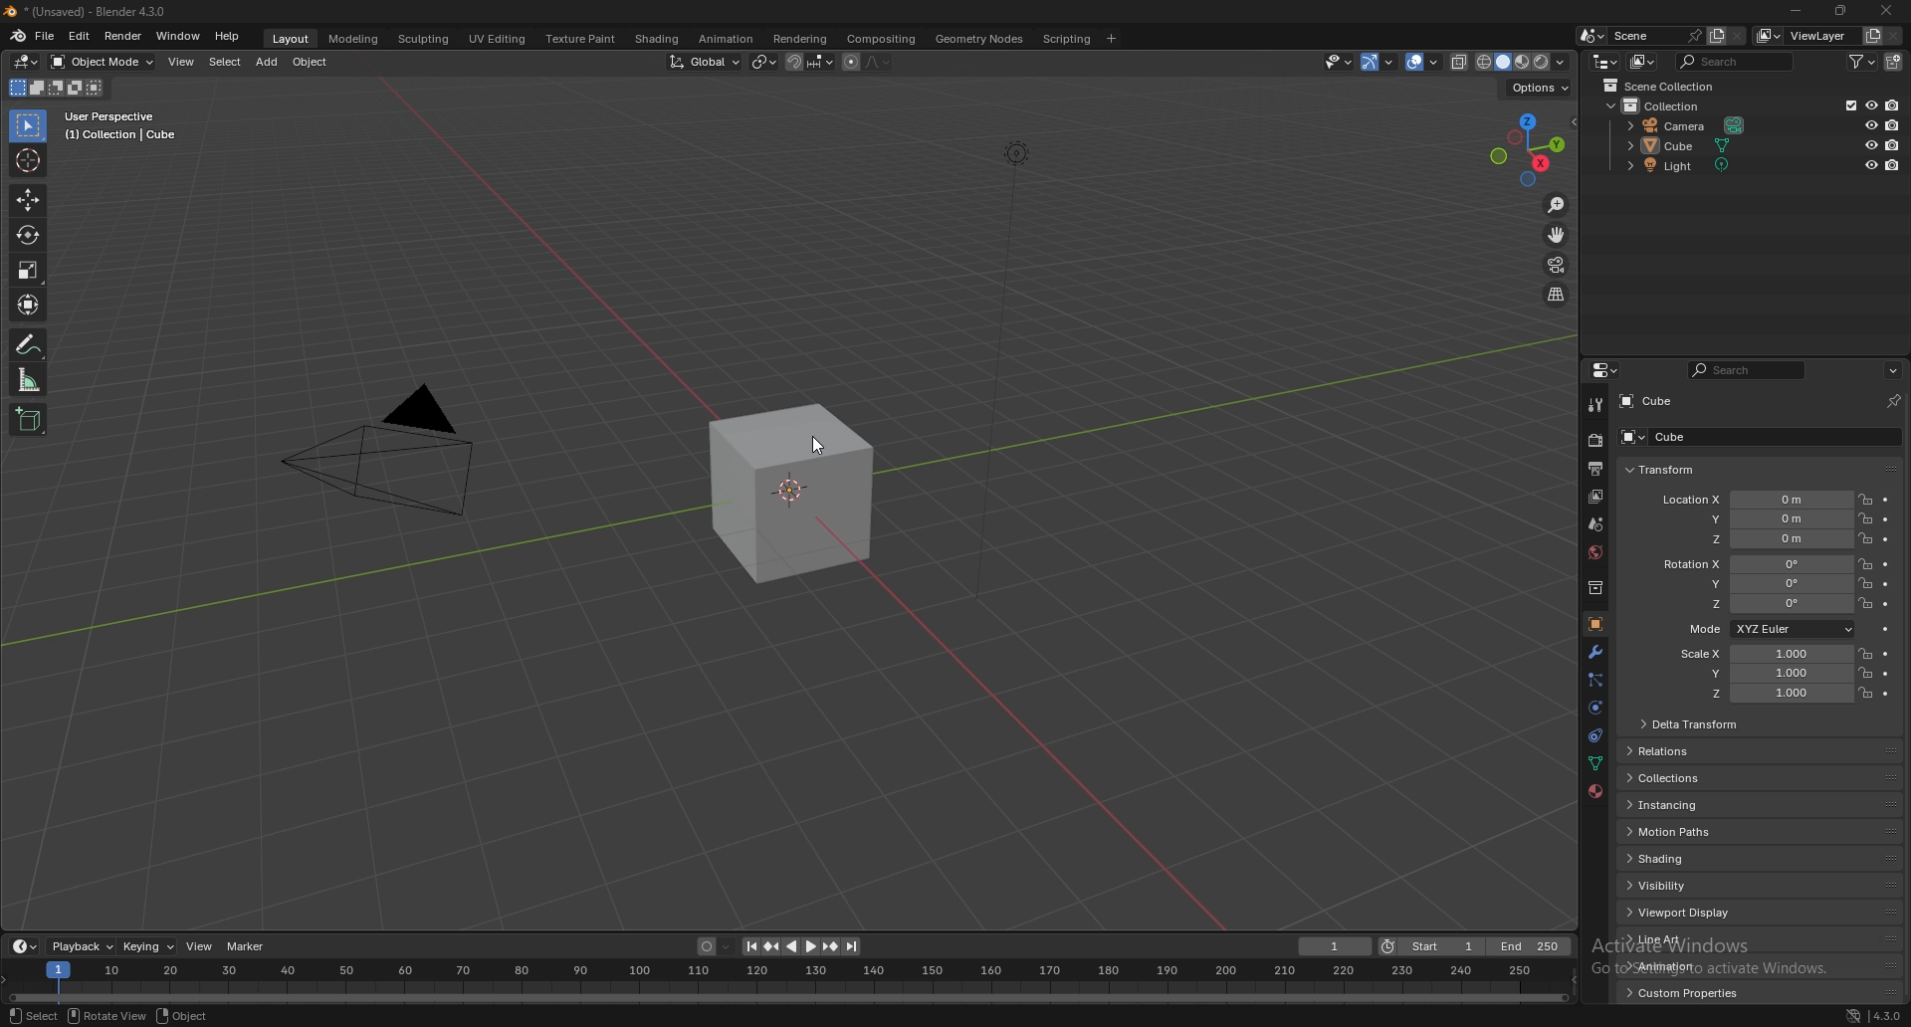 The width and height of the screenshot is (1911, 1027). What do you see at coordinates (1557, 296) in the screenshot?
I see `orthographic/perspective` at bounding box center [1557, 296].